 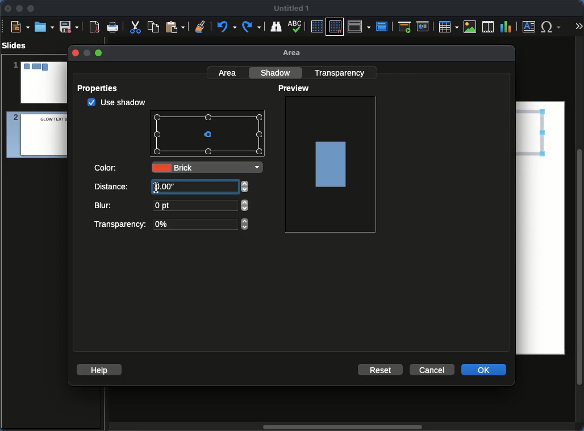 I want to click on text cursor, so click(x=155, y=190).